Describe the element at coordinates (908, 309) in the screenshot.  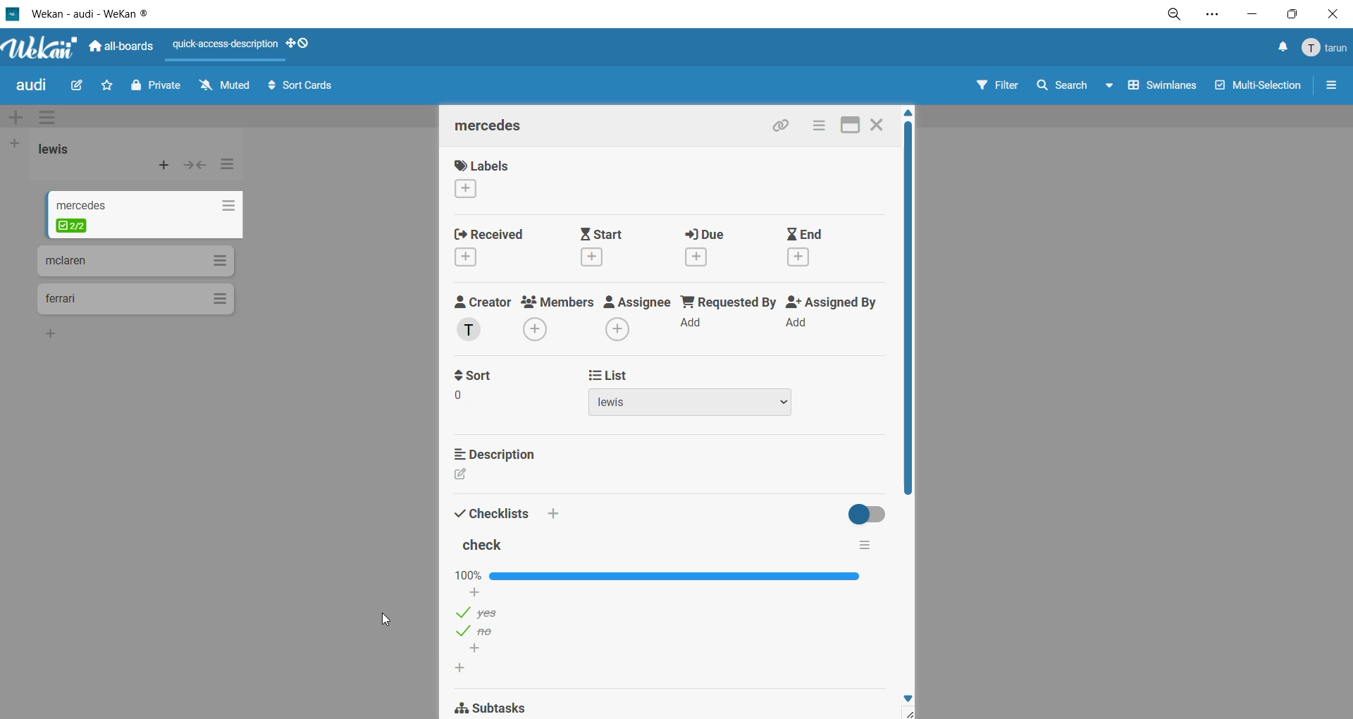
I see `vertical scroll bar` at that location.